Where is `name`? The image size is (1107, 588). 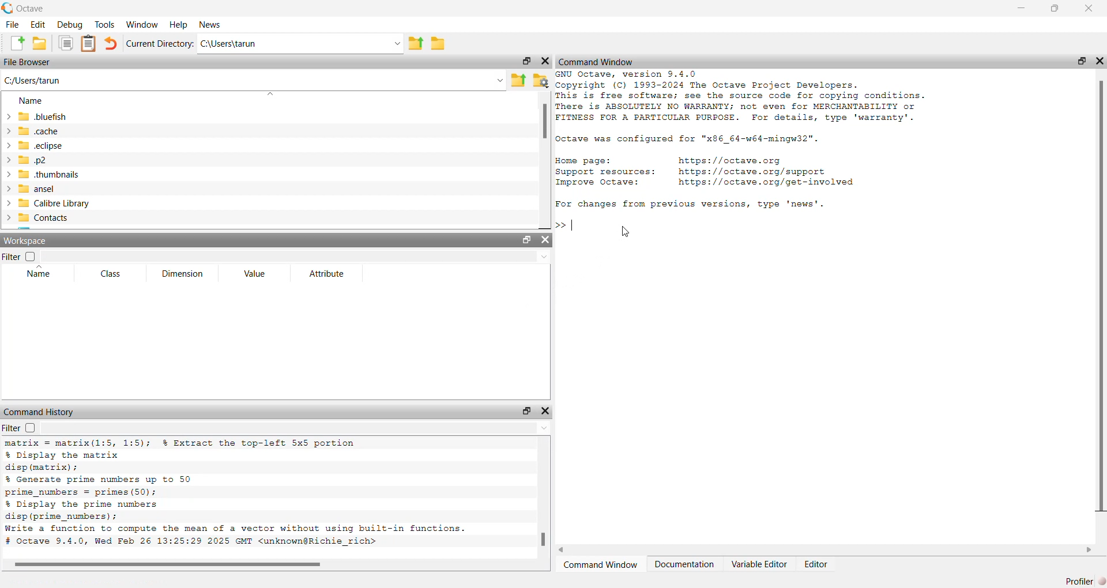
name is located at coordinates (31, 101).